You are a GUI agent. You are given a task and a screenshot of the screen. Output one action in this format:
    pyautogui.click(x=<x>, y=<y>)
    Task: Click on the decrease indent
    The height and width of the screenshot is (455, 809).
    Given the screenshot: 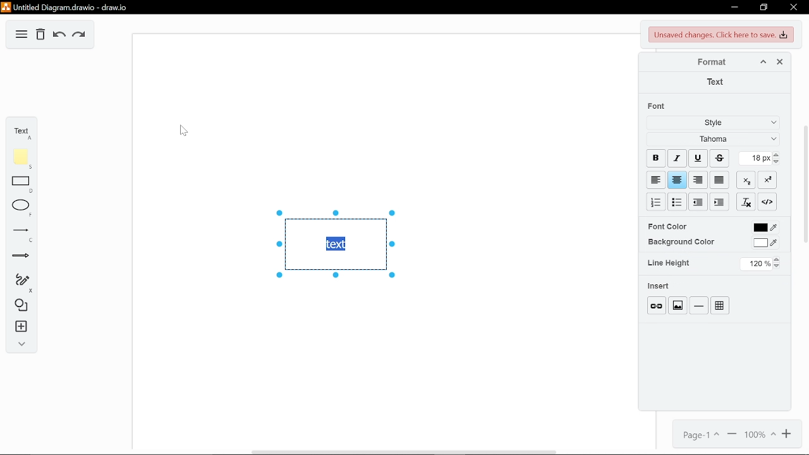 What is the action you would take?
    pyautogui.click(x=719, y=202)
    